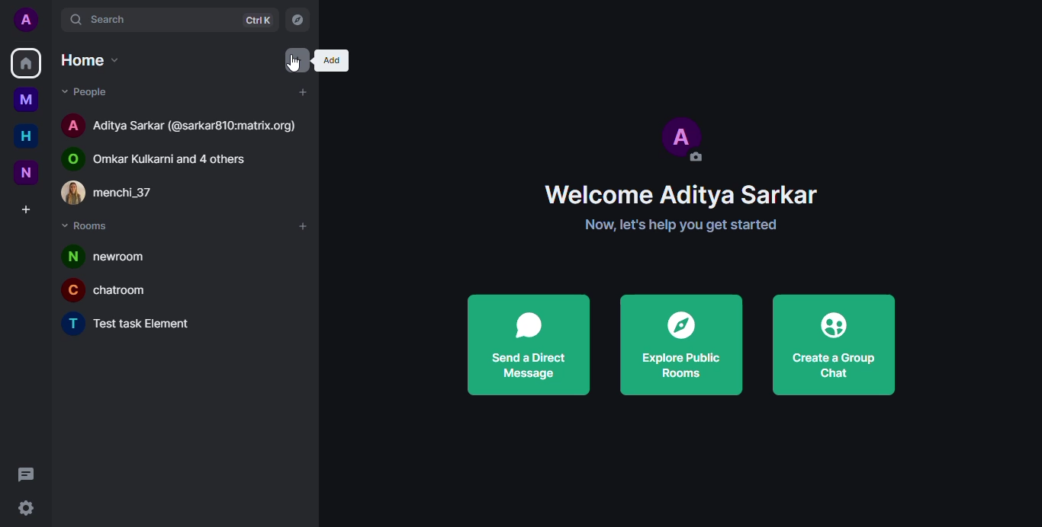 The width and height of the screenshot is (1042, 527). Describe the element at coordinates (24, 18) in the screenshot. I see `profile` at that location.